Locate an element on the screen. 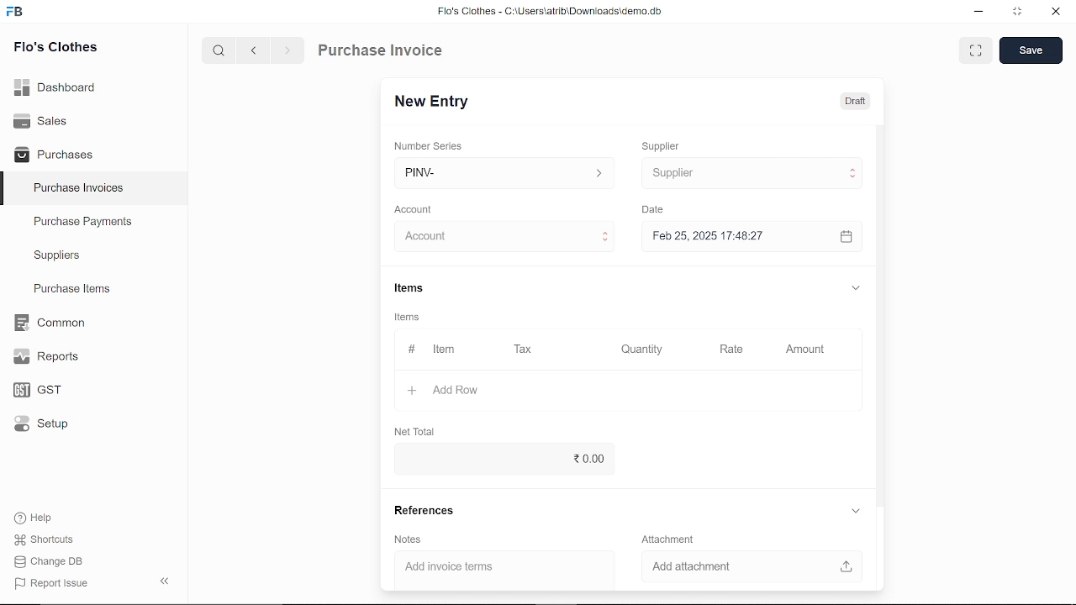  vertical scrollbar is located at coordinates (880, 313).